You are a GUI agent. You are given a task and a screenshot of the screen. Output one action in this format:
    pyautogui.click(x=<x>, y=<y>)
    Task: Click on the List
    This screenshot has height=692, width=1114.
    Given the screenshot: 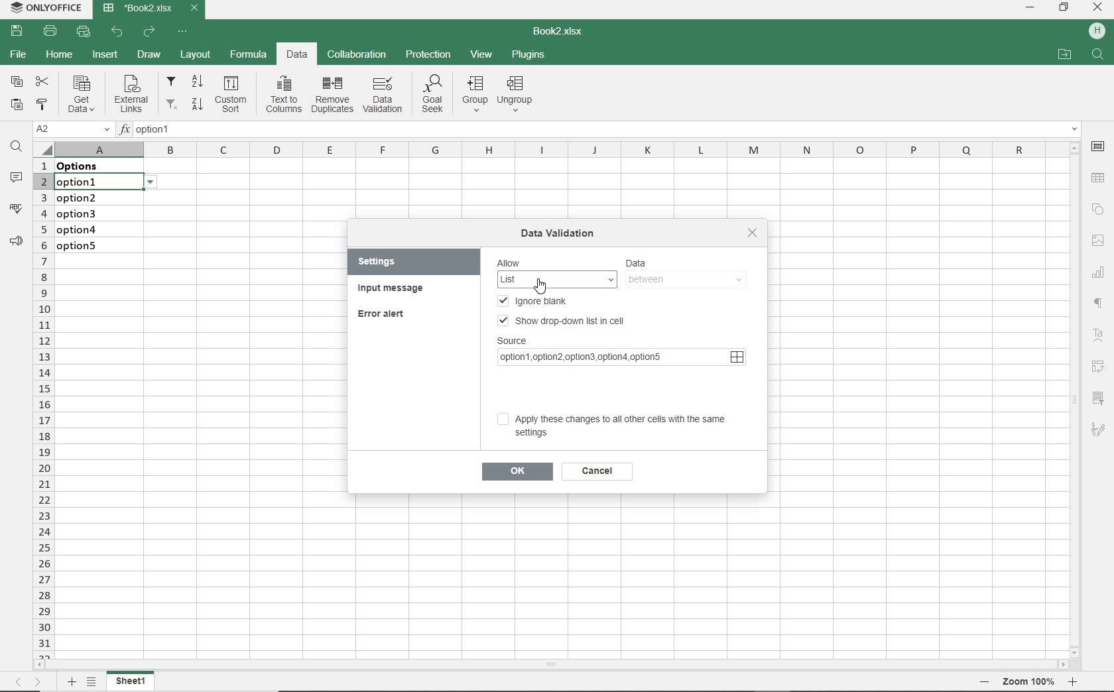 What is the action you would take?
    pyautogui.click(x=556, y=279)
    